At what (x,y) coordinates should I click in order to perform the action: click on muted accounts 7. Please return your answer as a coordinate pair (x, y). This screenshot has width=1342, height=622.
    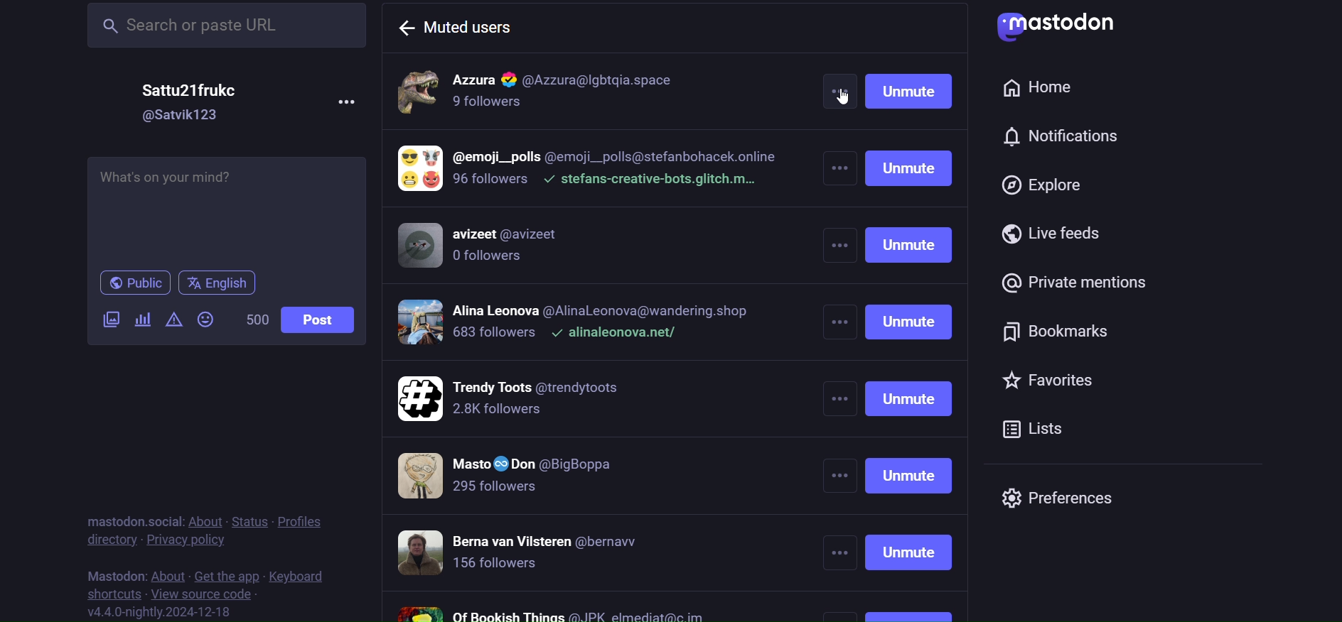
    Looking at the image, I should click on (527, 551).